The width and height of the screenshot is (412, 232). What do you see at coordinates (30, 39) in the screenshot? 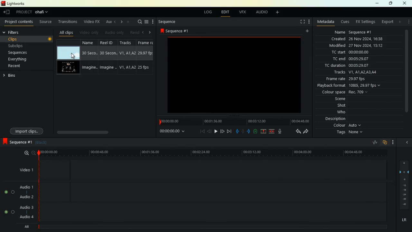
I see `clips` at bounding box center [30, 39].